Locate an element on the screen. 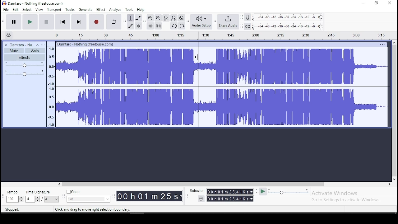 Image resolution: width=398 pixels, height=224 pixels. file is located at coordinates (6, 9).